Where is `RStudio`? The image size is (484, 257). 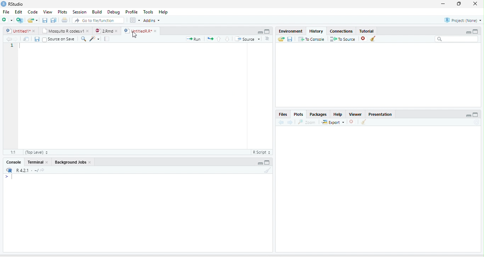
RStudio is located at coordinates (12, 4).